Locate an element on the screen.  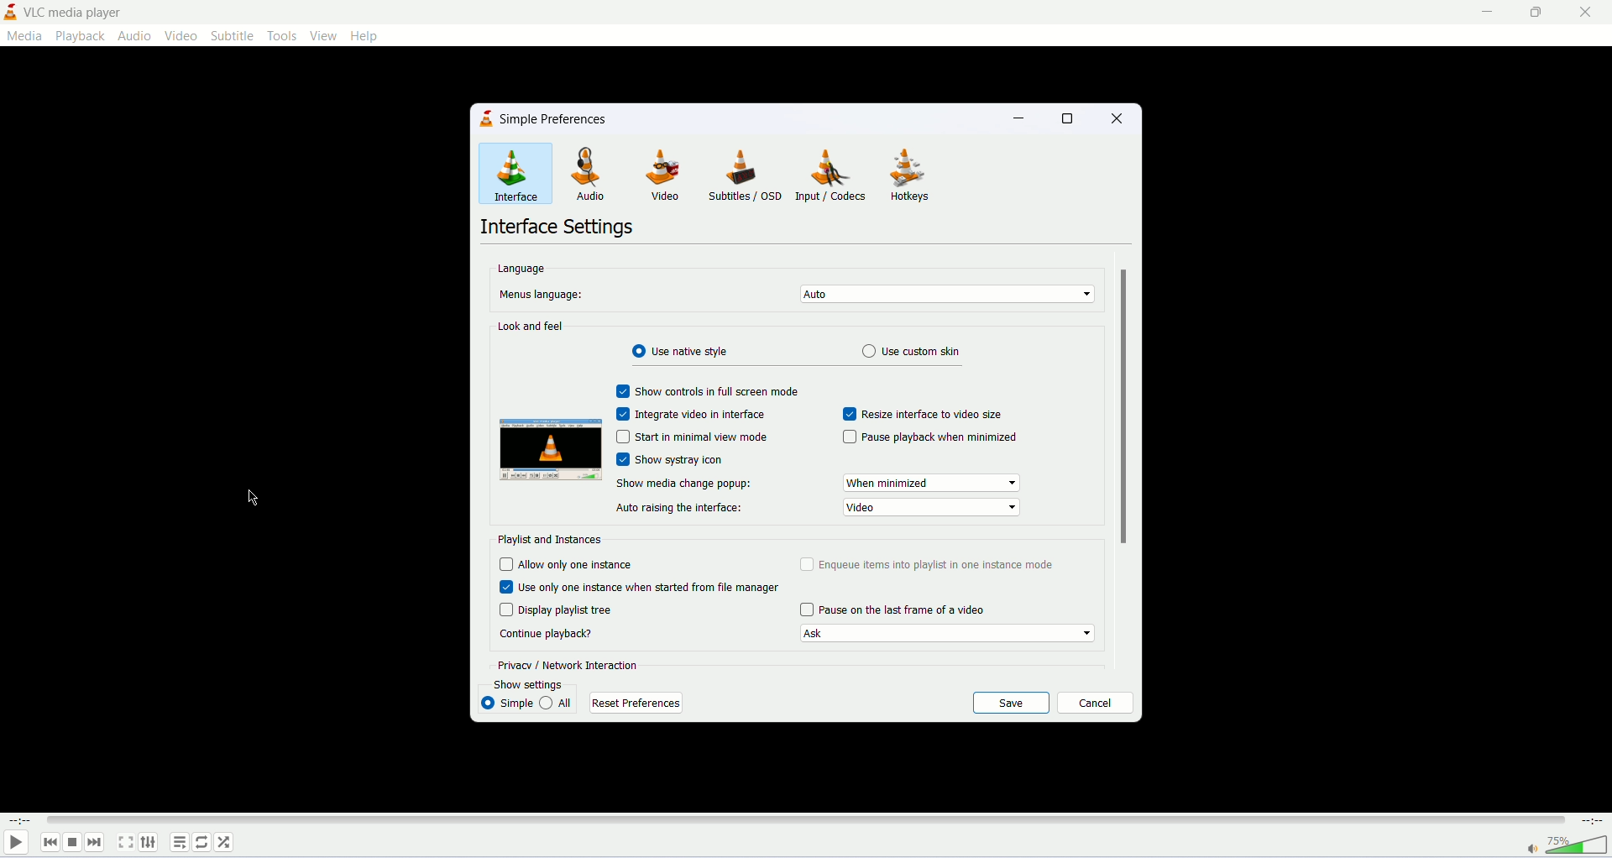
next track is located at coordinates (95, 842).